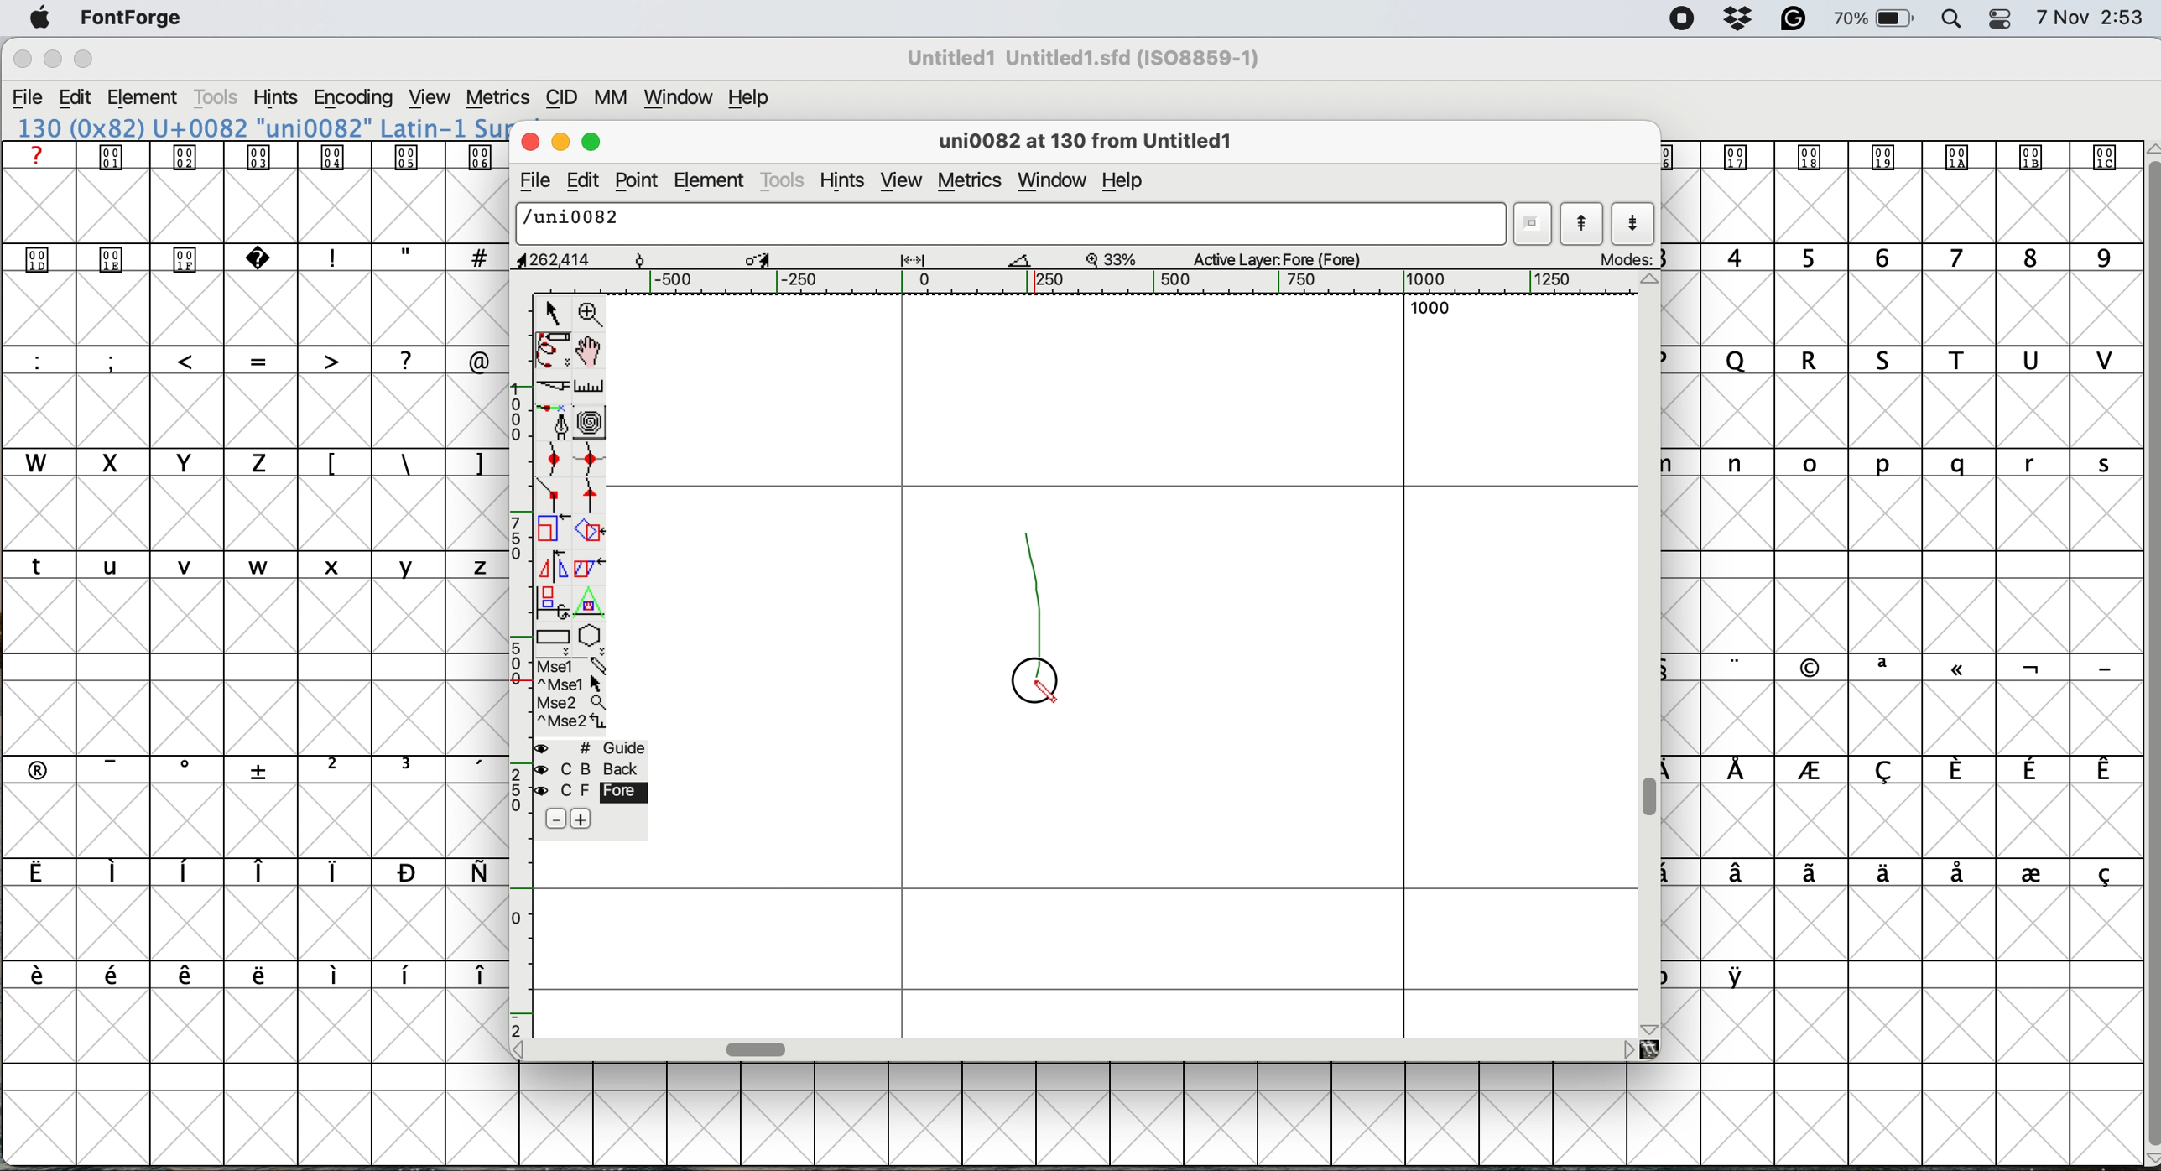 The image size is (2161, 1171). What do you see at coordinates (592, 606) in the screenshot?
I see `perform a perspective transformation on selection` at bounding box center [592, 606].